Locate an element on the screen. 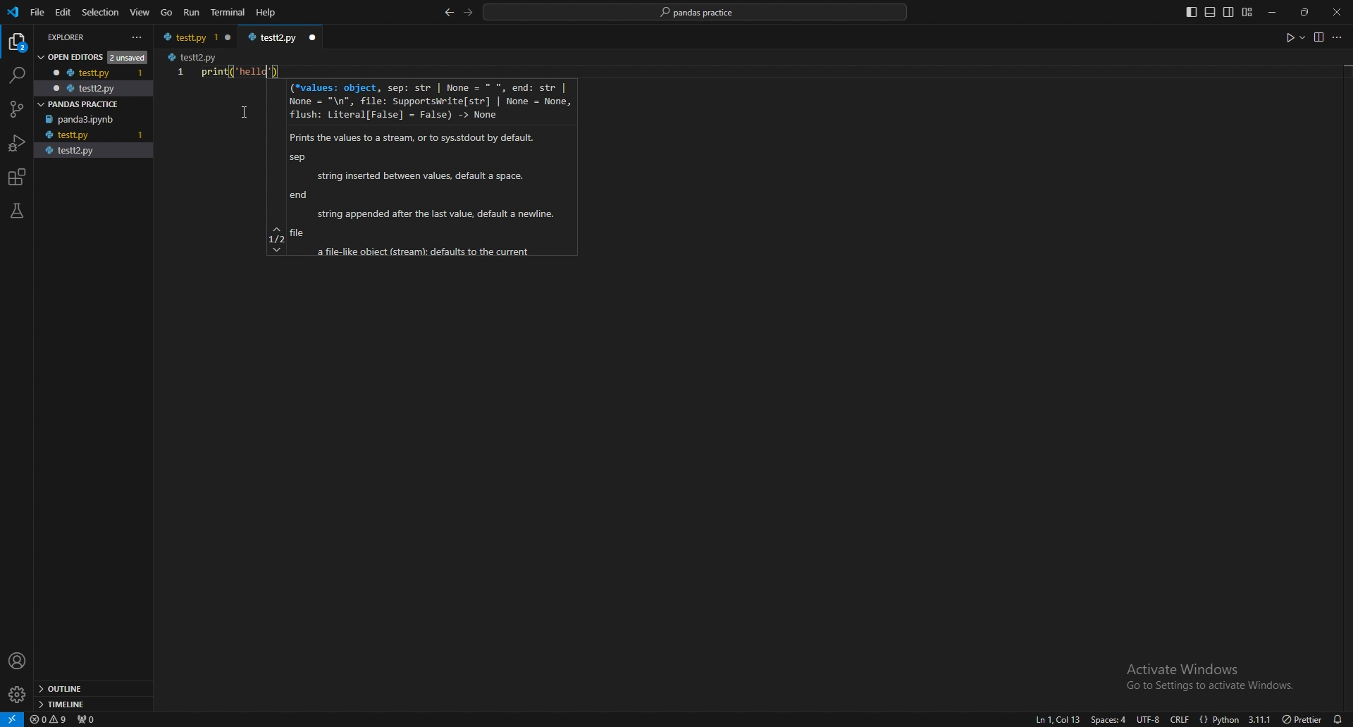 This screenshot has width=1353, height=727. source control is located at coordinates (16, 109).